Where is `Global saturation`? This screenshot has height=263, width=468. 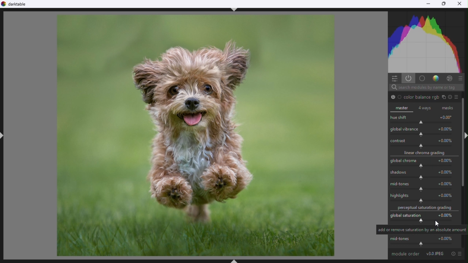
Global saturation is located at coordinates (424, 219).